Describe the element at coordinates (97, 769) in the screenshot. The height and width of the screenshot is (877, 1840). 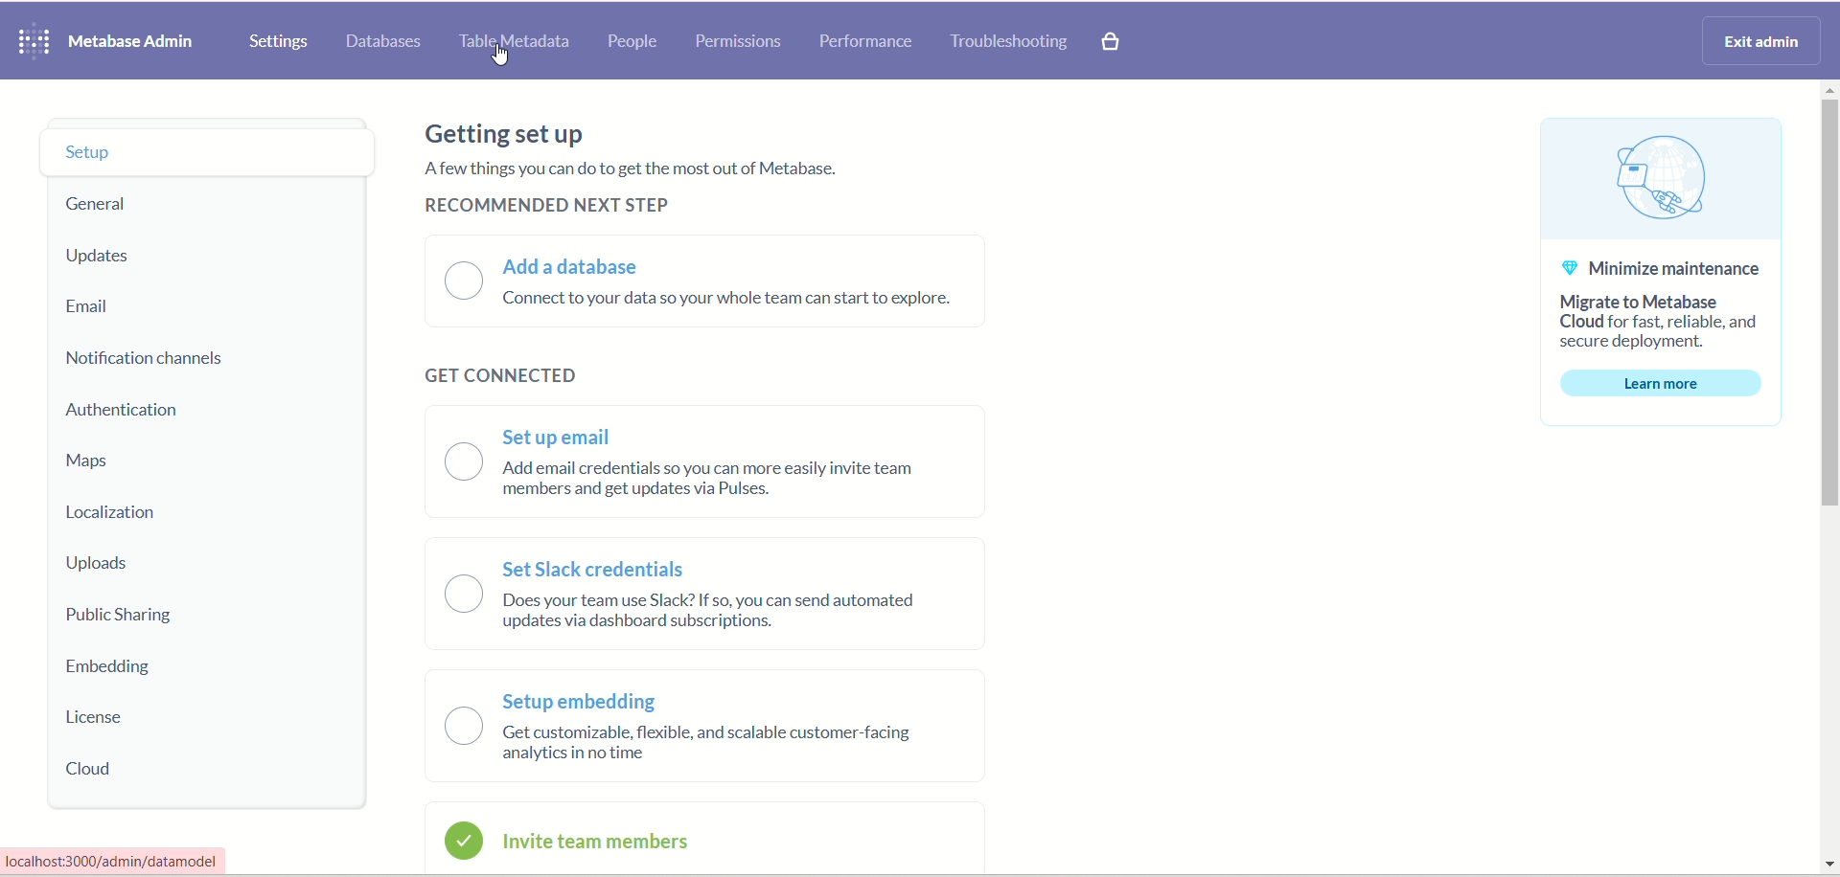
I see `cloud` at that location.